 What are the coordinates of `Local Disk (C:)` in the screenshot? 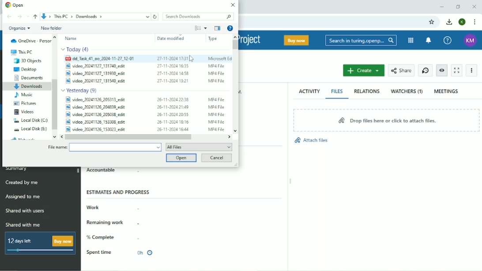 It's located at (30, 120).